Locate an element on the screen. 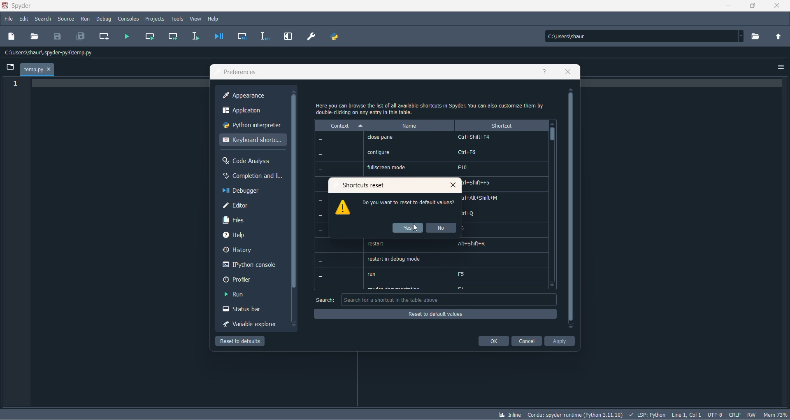 Image resolution: width=790 pixels, height=420 pixels. script is located at coordinates (647, 414).